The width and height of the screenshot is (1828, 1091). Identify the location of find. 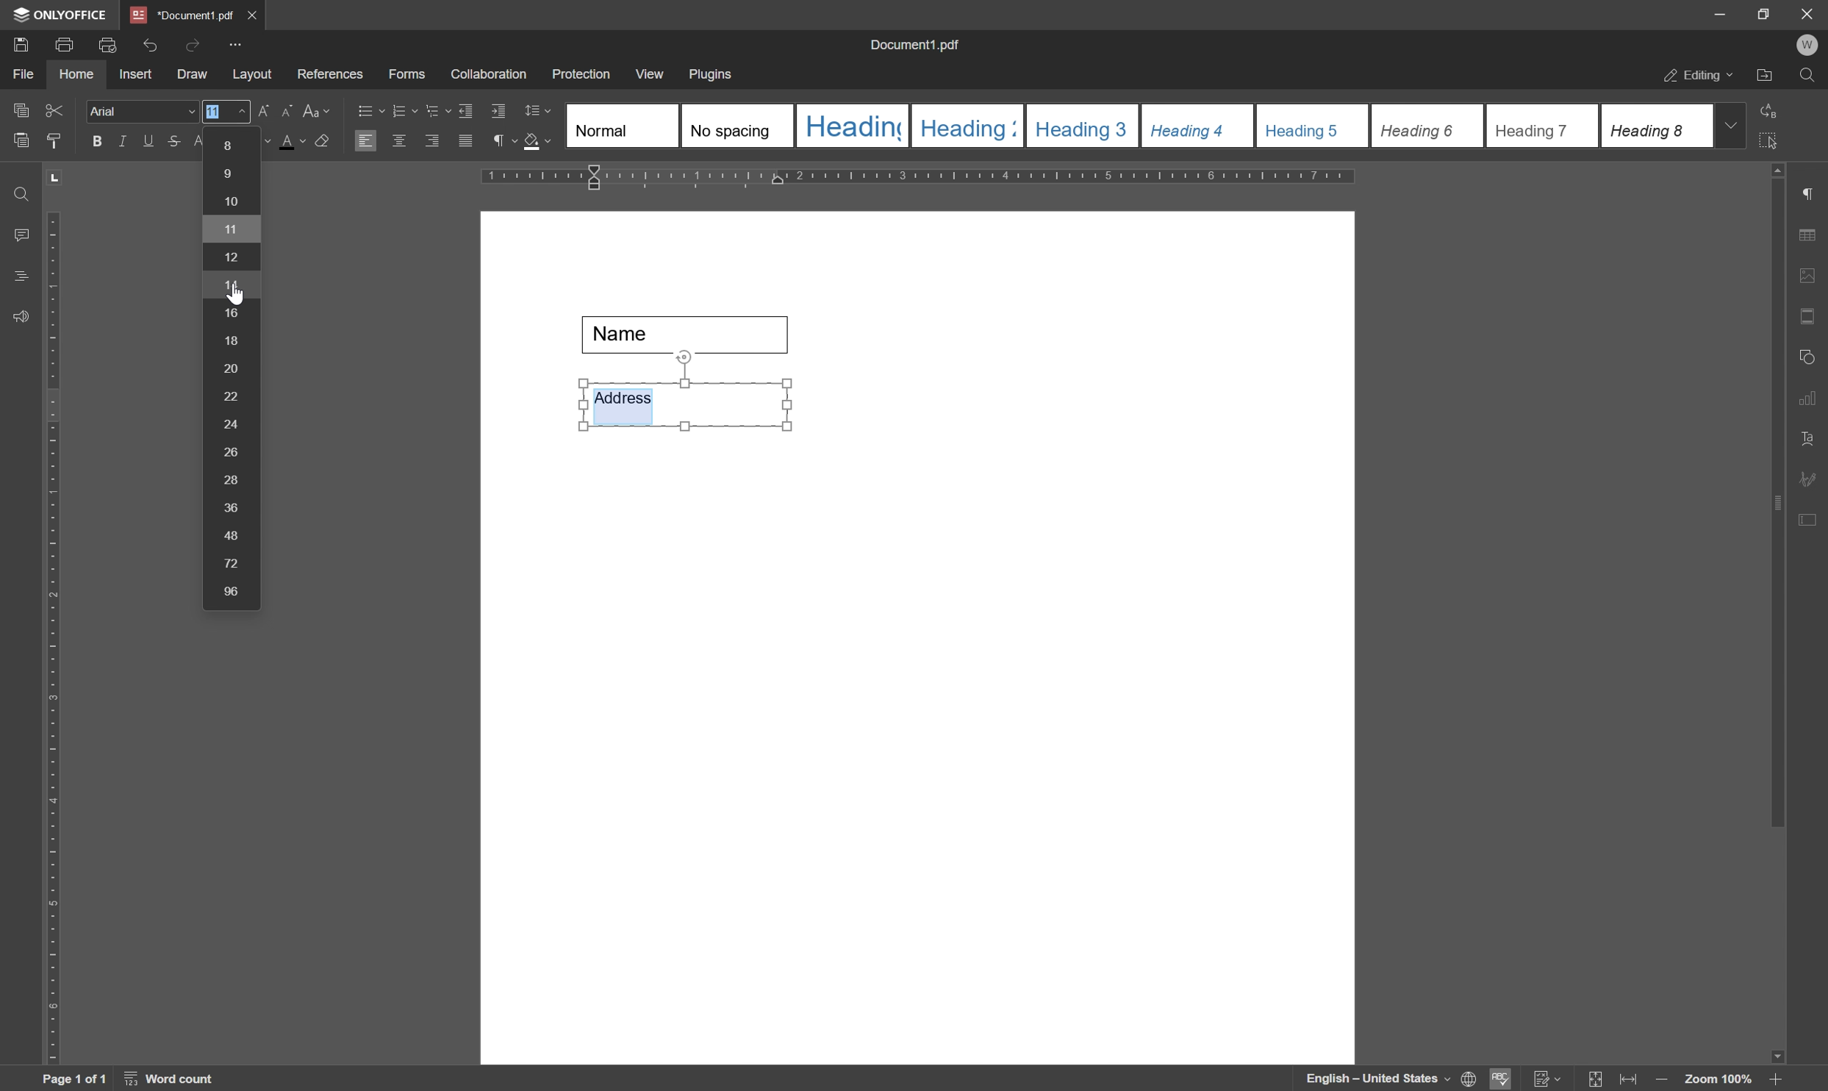
(1811, 79).